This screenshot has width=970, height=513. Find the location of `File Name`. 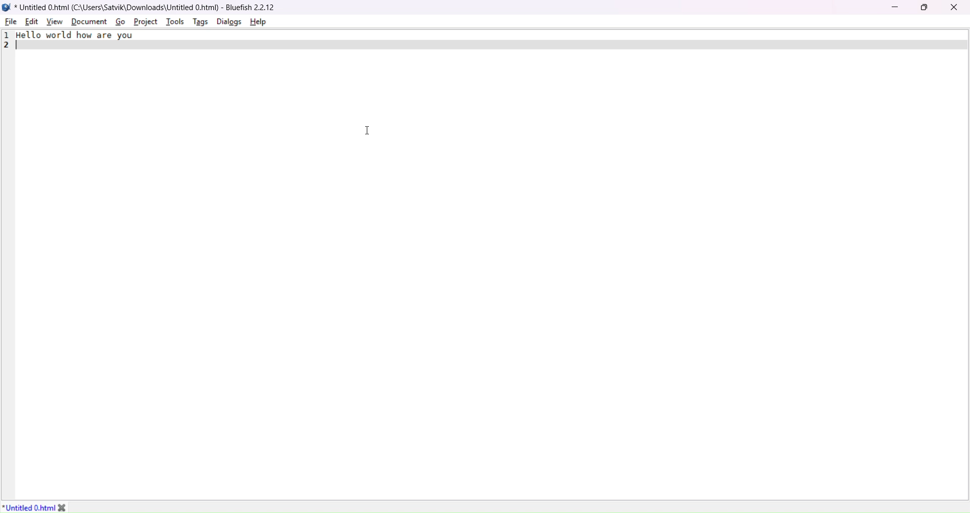

File Name is located at coordinates (28, 507).